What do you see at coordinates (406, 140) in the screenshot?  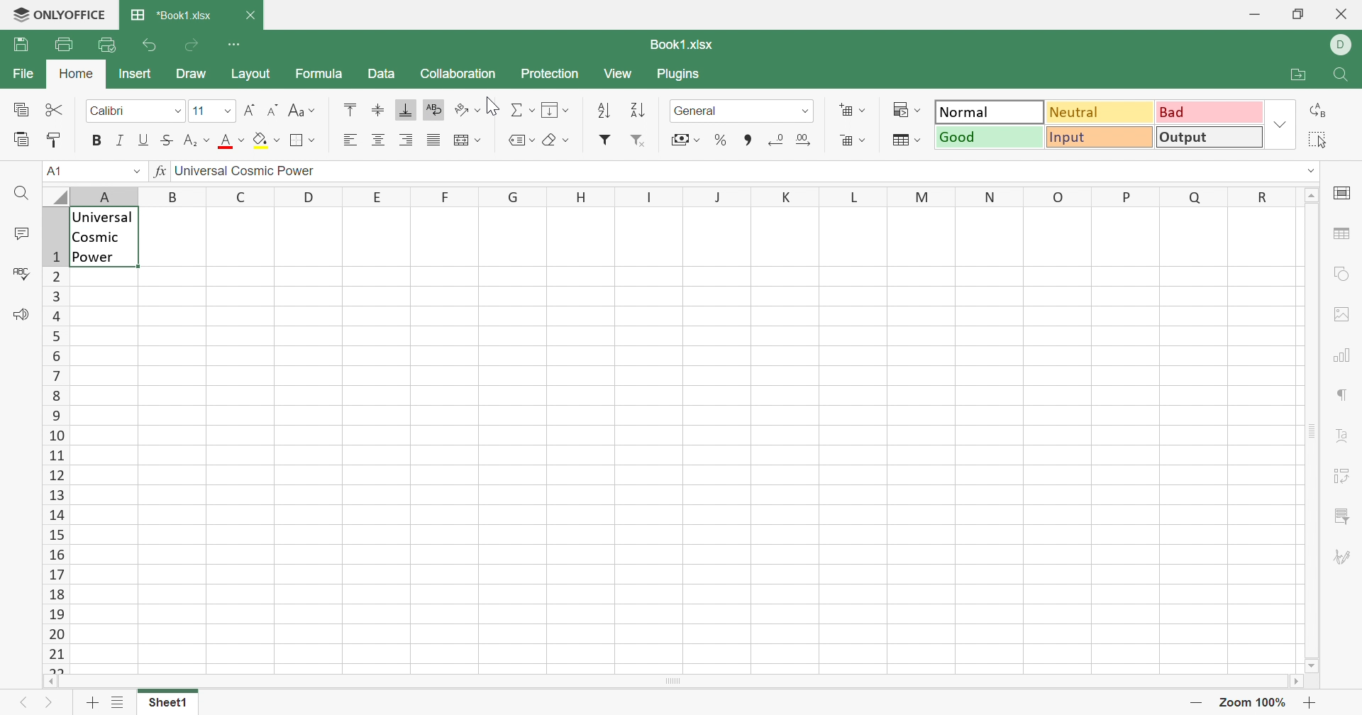 I see `Align Right` at bounding box center [406, 140].